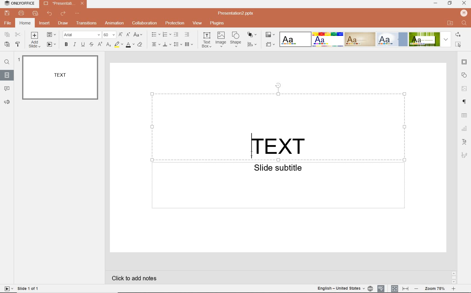  Describe the element at coordinates (138, 35) in the screenshot. I see `CHANGE CASE` at that location.